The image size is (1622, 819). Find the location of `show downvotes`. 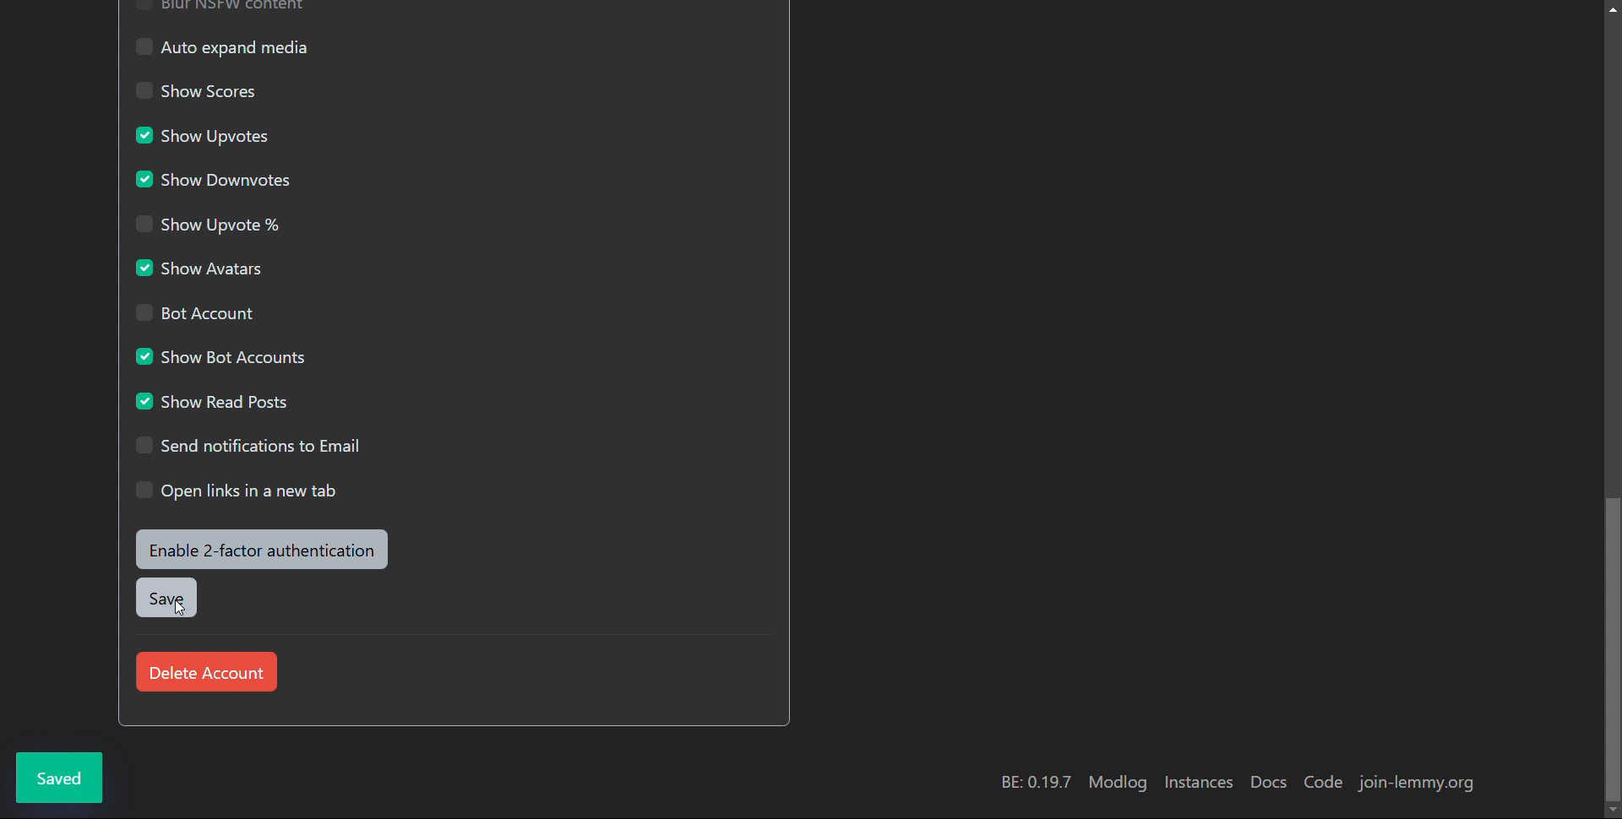

show downvotes is located at coordinates (212, 180).